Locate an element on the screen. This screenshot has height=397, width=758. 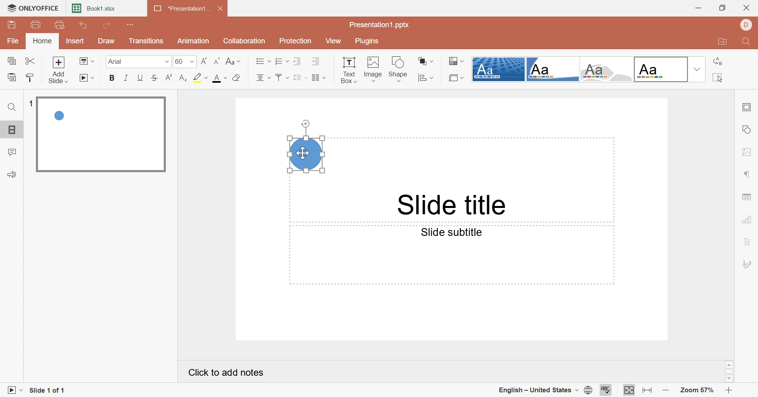
Slide settings is located at coordinates (746, 108).